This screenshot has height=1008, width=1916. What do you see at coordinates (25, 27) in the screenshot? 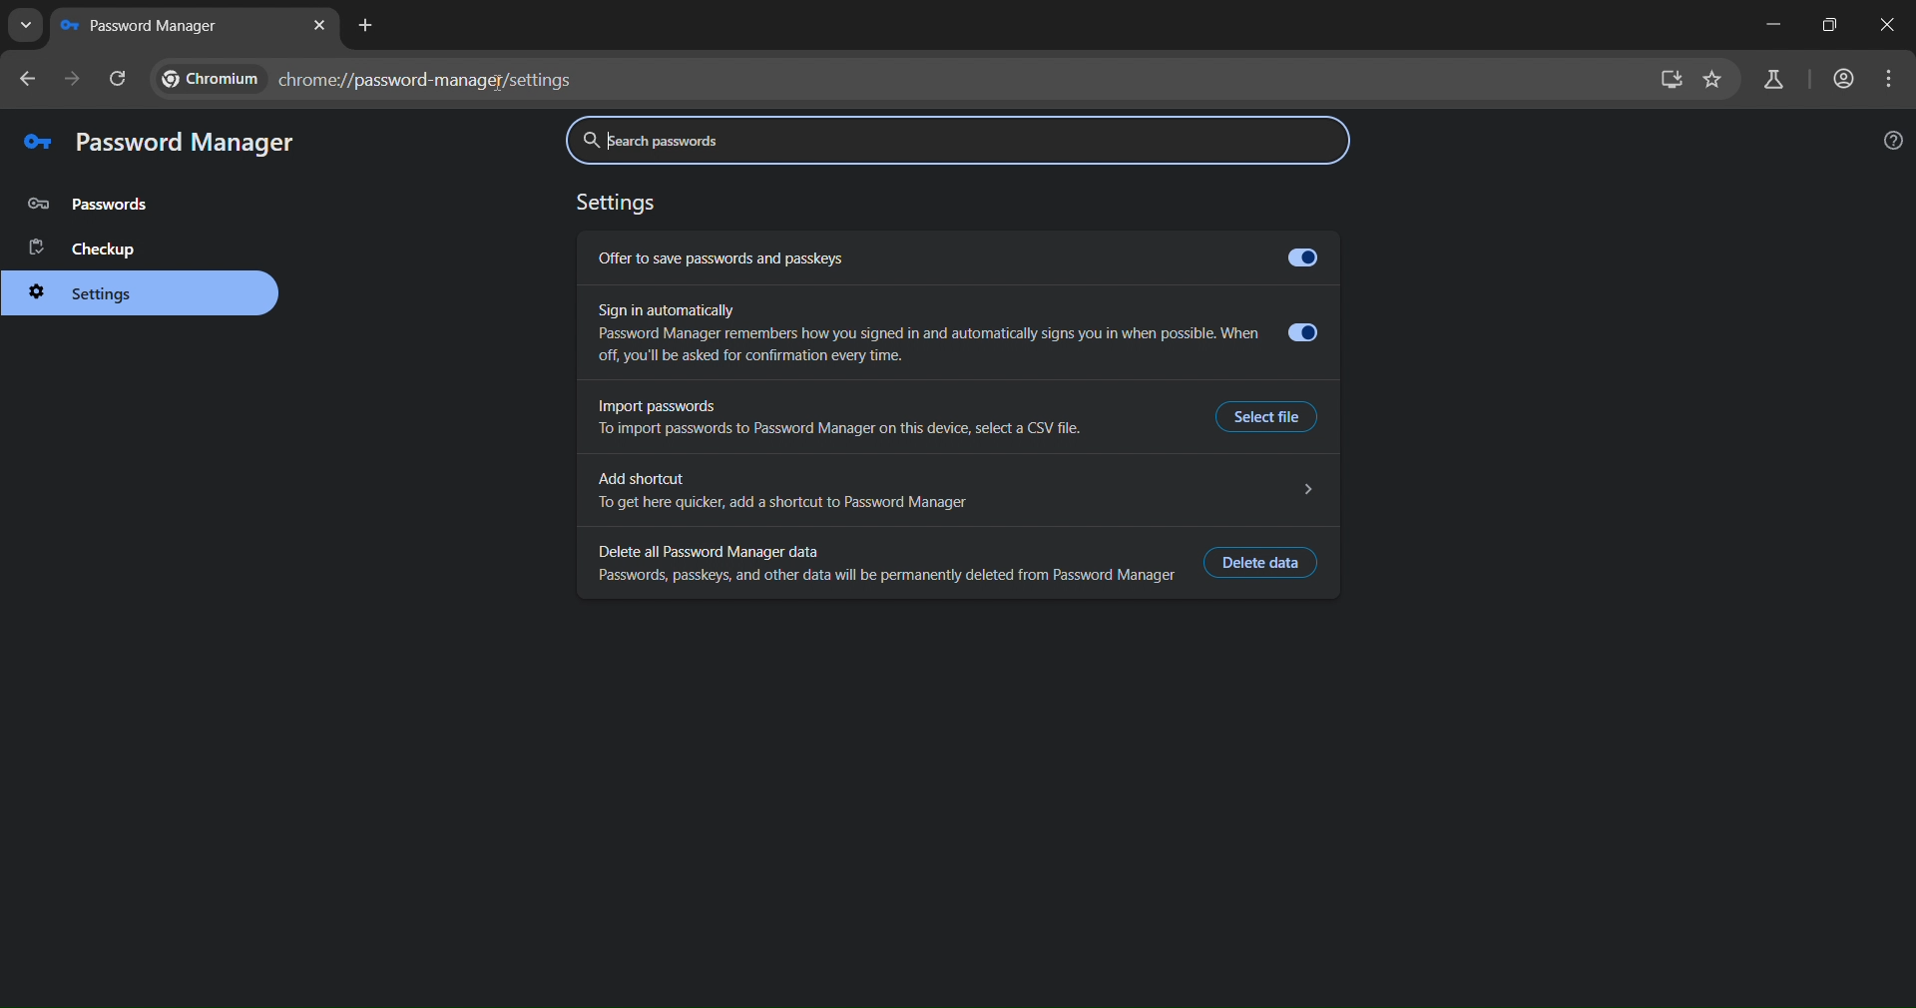
I see `search tabs` at bounding box center [25, 27].